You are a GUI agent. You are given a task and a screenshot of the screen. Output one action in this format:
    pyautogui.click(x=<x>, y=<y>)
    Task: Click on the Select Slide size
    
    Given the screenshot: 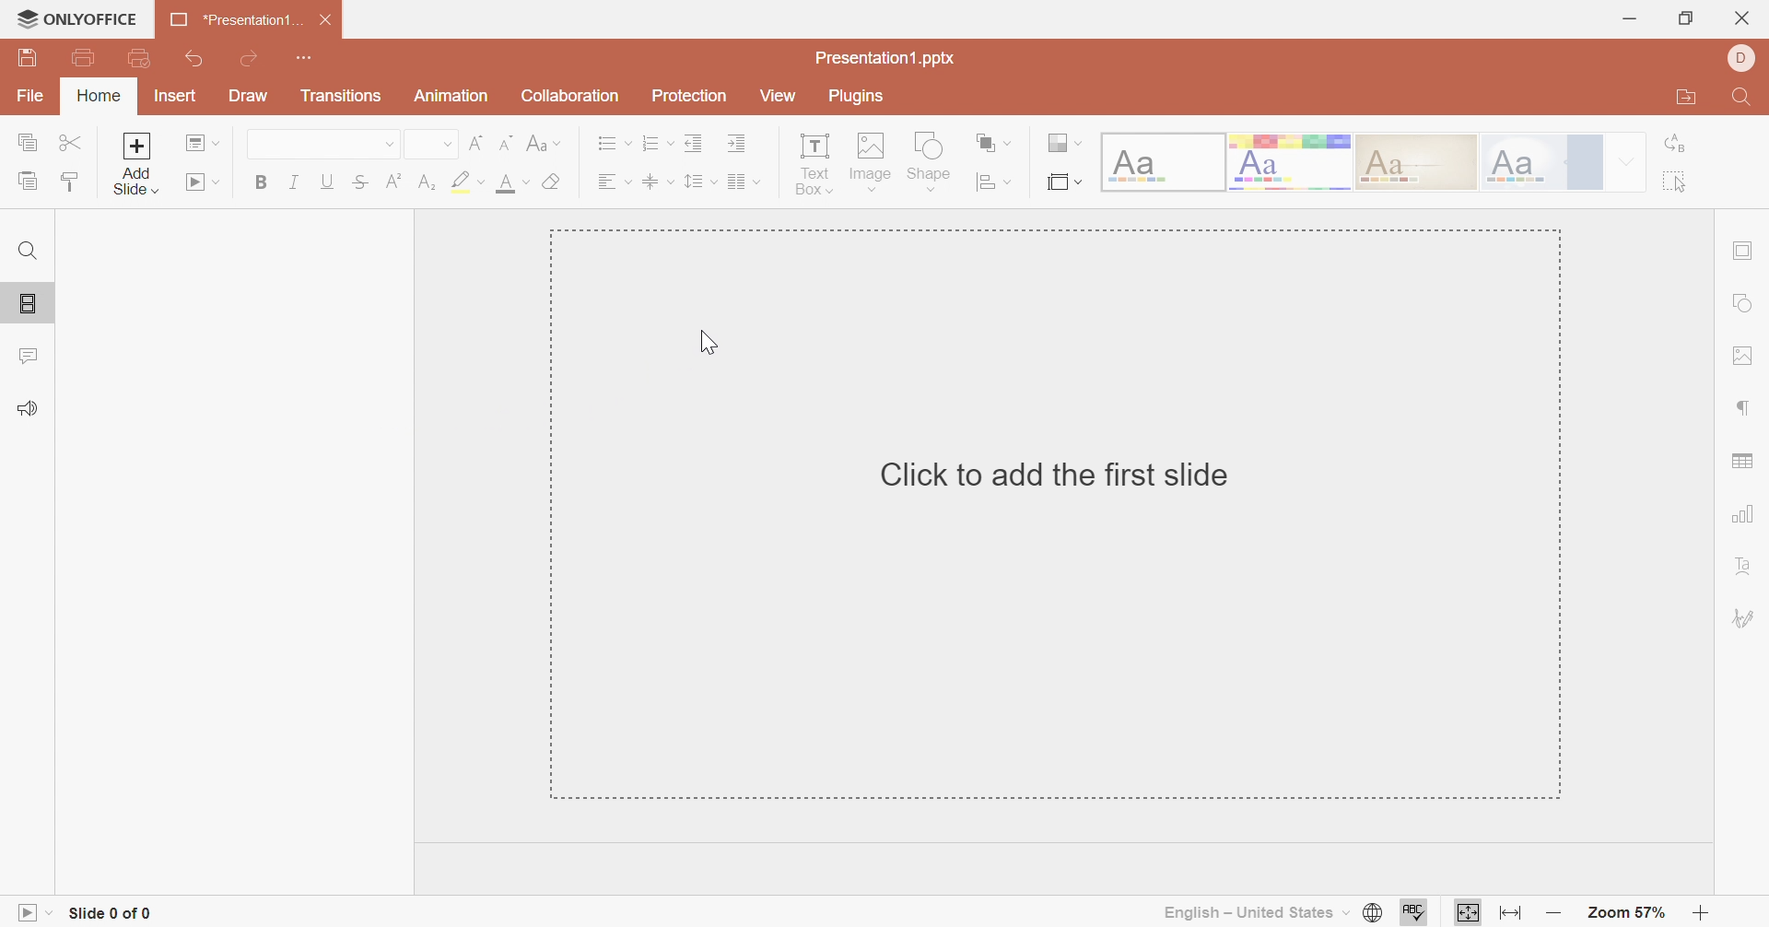 What is the action you would take?
    pyautogui.click(x=1060, y=182)
    